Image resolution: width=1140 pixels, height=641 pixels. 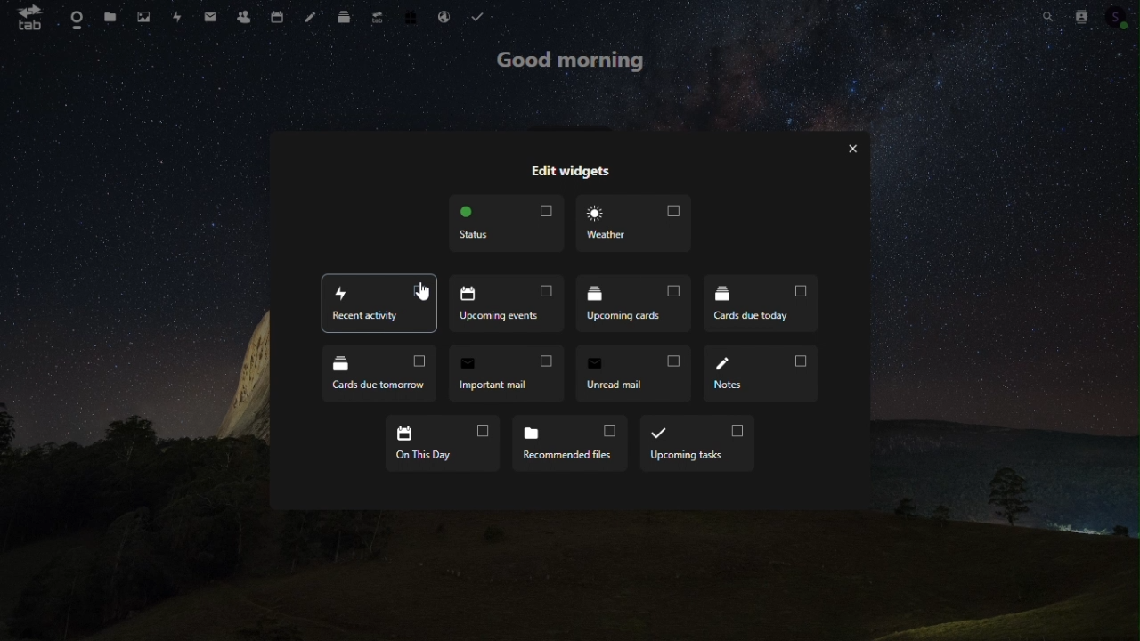 I want to click on unread email, so click(x=630, y=373).